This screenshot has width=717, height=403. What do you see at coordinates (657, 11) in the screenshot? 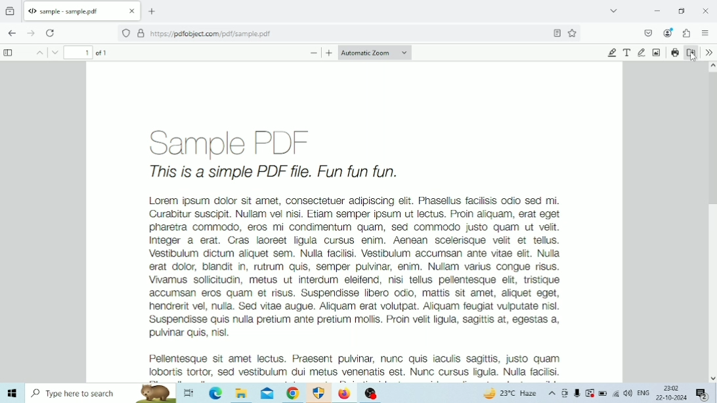
I see `Minimize` at bounding box center [657, 11].